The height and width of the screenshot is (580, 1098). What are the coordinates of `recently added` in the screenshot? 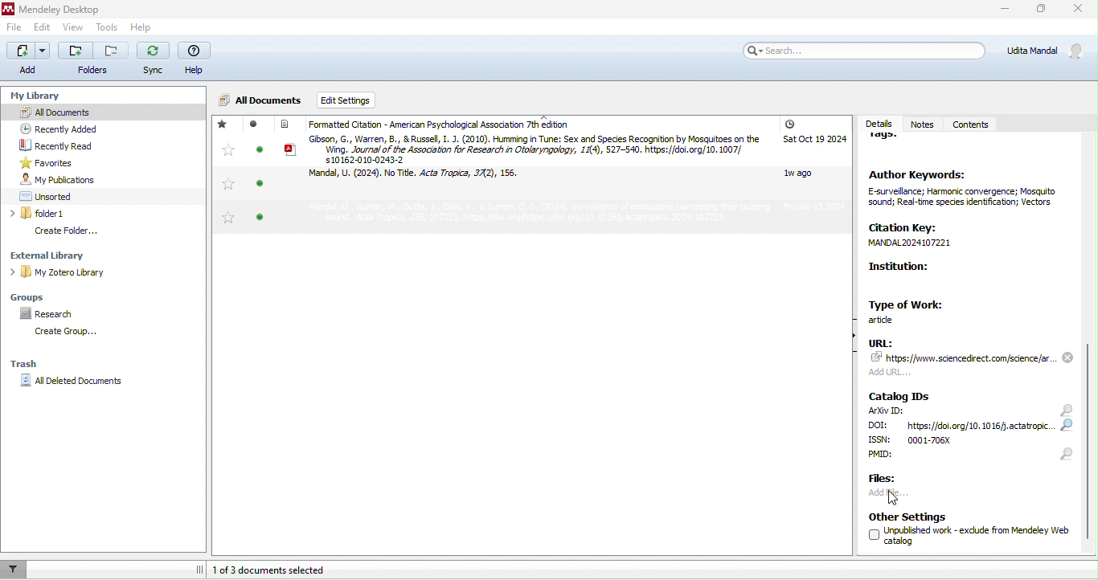 It's located at (76, 129).